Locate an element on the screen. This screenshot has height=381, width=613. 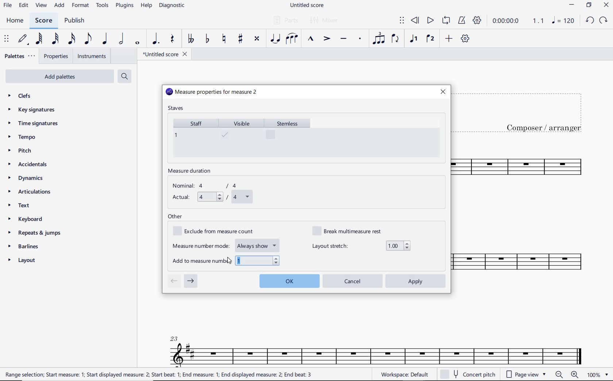
REST is located at coordinates (173, 40).